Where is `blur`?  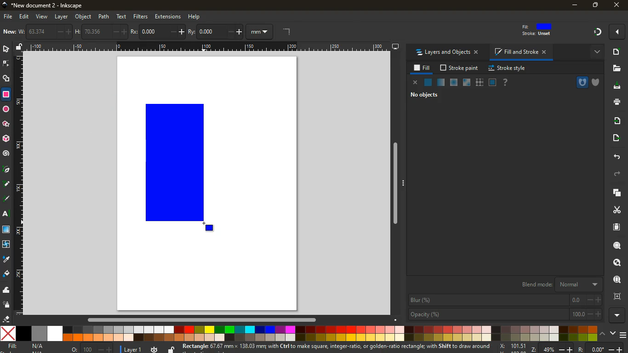 blur is located at coordinates (506, 300).